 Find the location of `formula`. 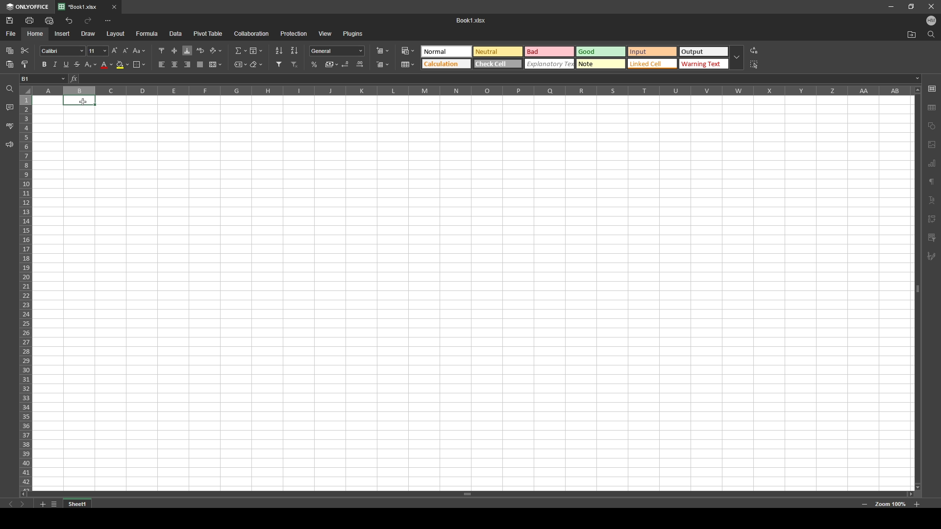

formula is located at coordinates (147, 34).